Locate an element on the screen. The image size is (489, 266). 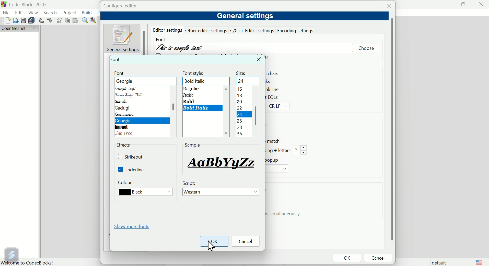
View is located at coordinates (34, 13).